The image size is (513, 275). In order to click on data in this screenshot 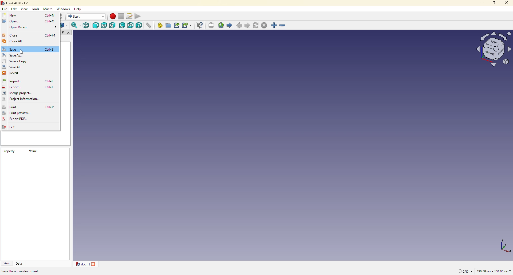, I will do `click(20, 264)`.